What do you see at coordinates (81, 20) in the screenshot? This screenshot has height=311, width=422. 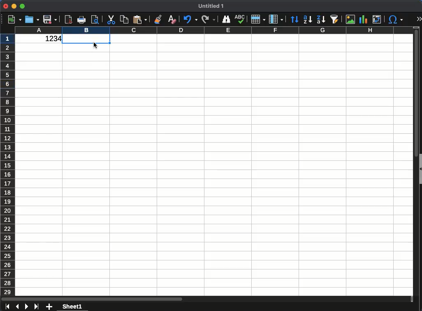 I see `print` at bounding box center [81, 20].